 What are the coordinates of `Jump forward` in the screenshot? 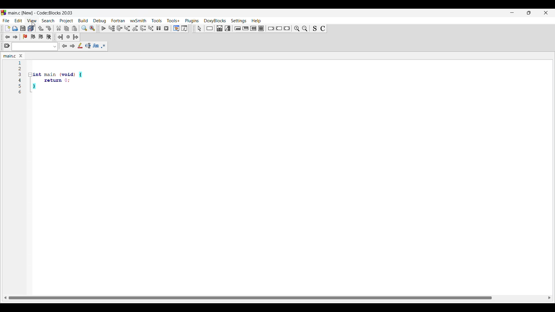 It's located at (75, 37).